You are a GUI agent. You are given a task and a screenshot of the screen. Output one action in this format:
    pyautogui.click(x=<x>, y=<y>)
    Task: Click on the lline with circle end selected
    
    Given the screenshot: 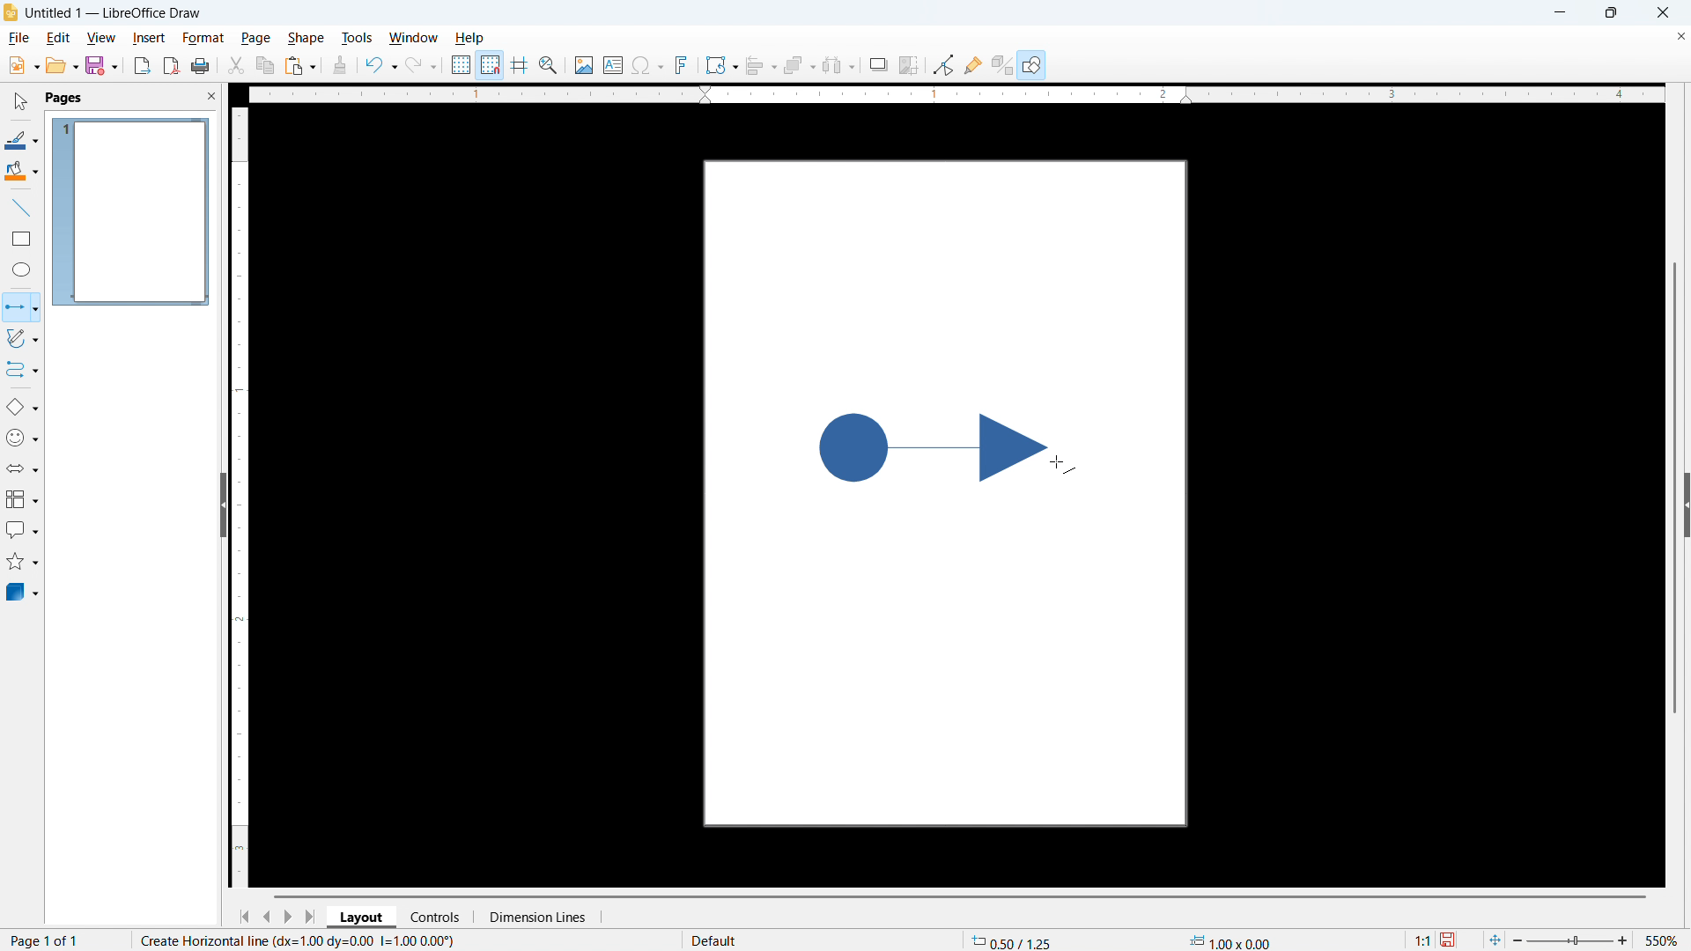 What is the action you would take?
    pyautogui.click(x=20, y=307)
    